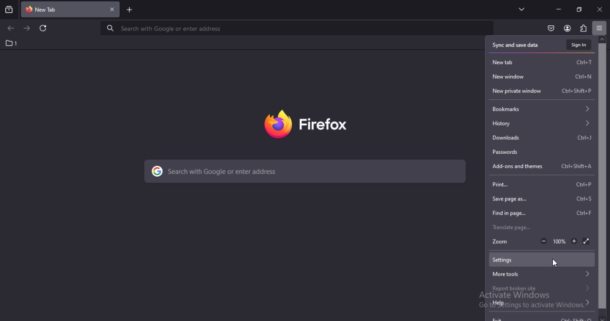 The width and height of the screenshot is (610, 321). I want to click on display window in full screen, so click(587, 241).